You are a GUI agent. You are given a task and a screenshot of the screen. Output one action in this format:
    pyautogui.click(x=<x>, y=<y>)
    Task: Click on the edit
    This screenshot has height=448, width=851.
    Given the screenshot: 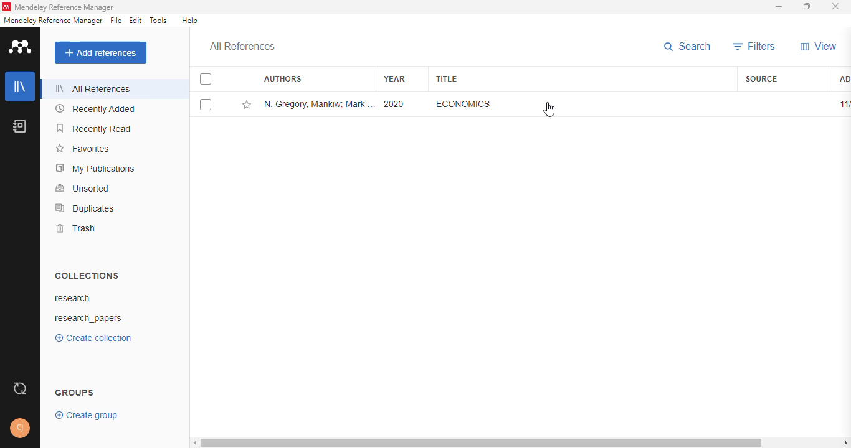 What is the action you would take?
    pyautogui.click(x=136, y=20)
    